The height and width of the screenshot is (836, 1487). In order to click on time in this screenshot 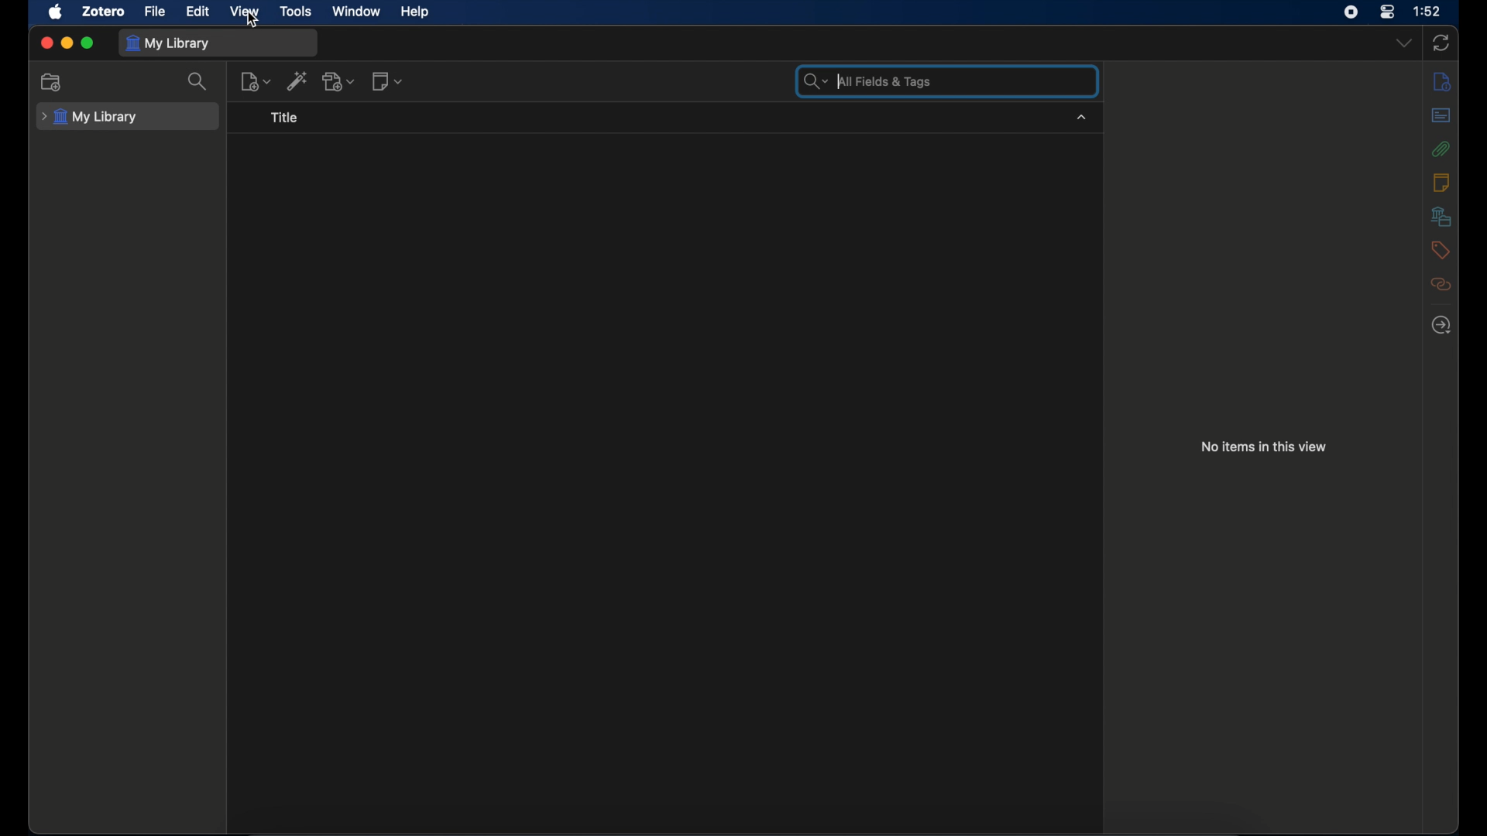, I will do `click(1427, 12)`.